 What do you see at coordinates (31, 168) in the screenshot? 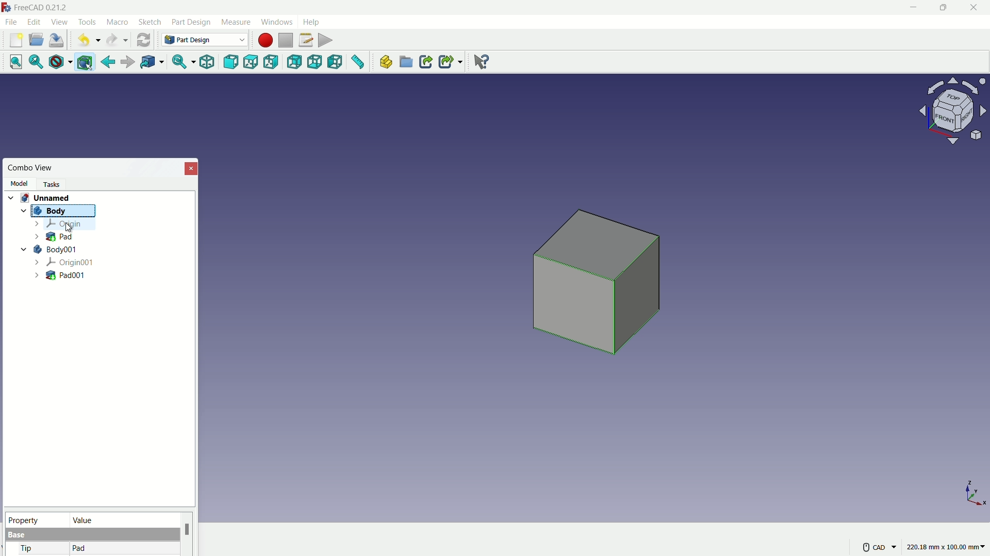
I see `combo view` at bounding box center [31, 168].